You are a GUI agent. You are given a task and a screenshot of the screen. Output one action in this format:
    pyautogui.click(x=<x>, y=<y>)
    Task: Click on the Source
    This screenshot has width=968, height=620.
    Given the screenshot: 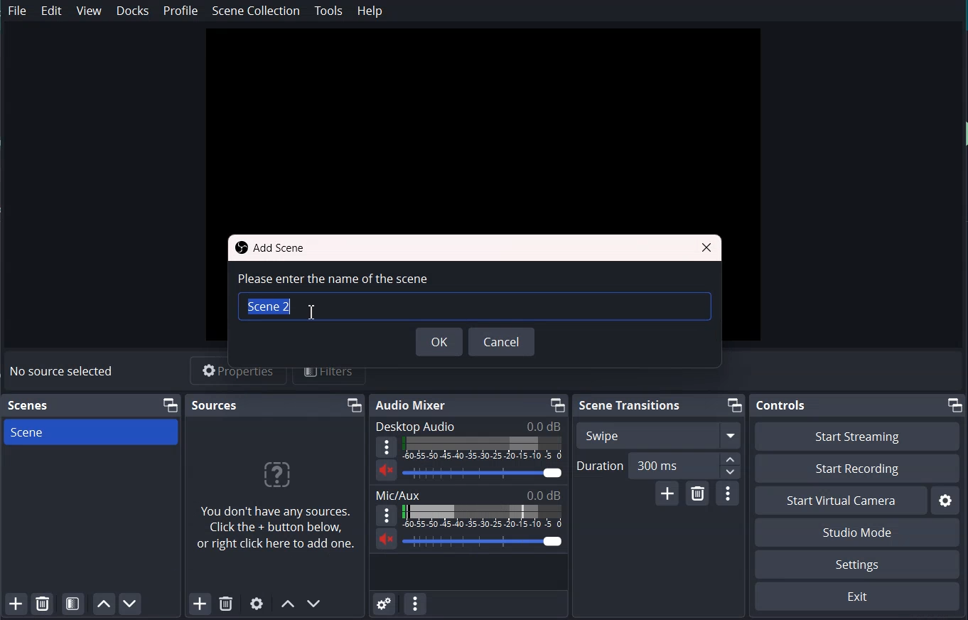 What is the action you would take?
    pyautogui.click(x=215, y=405)
    